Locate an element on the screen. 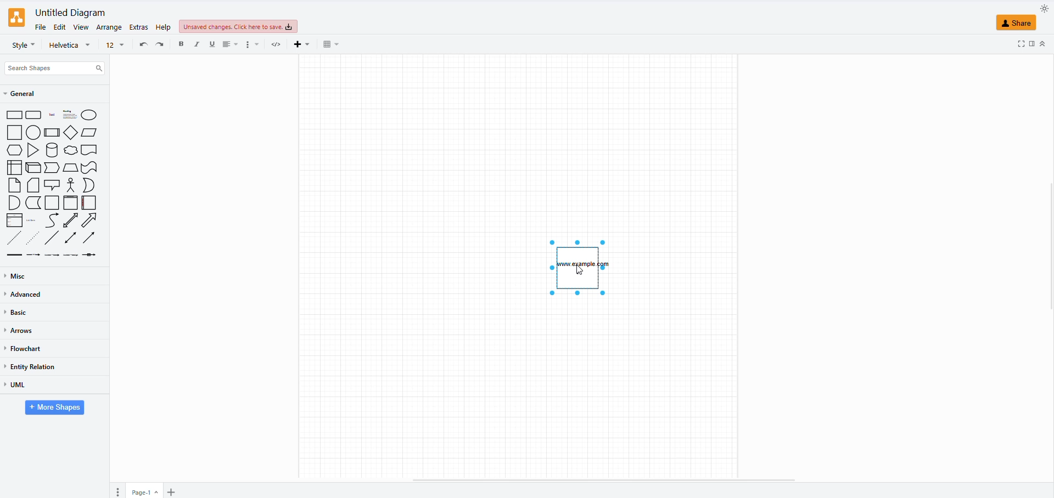  arrows is located at coordinates (20, 331).